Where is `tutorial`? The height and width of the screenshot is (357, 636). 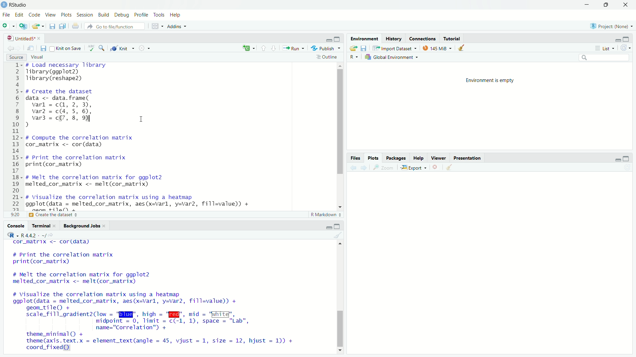
tutorial is located at coordinates (452, 38).